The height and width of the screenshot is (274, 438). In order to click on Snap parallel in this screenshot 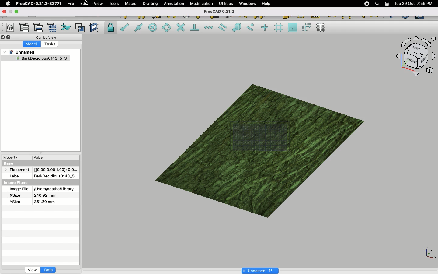, I will do `click(223, 27)`.